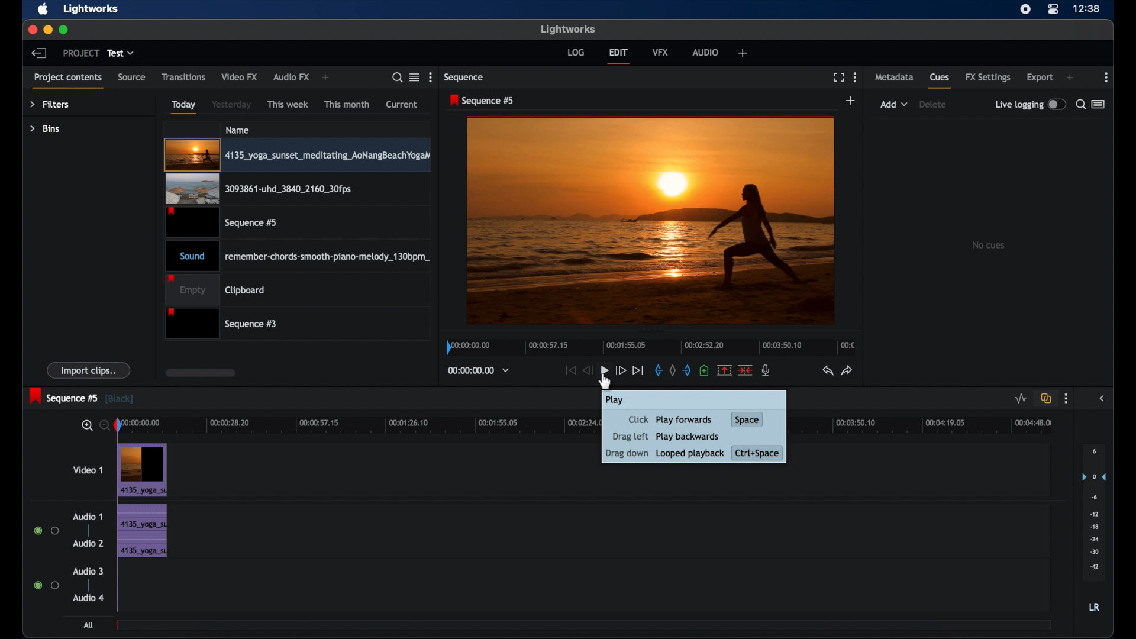 The height and width of the screenshot is (639, 1136). Describe the element at coordinates (238, 130) in the screenshot. I see `name` at that location.